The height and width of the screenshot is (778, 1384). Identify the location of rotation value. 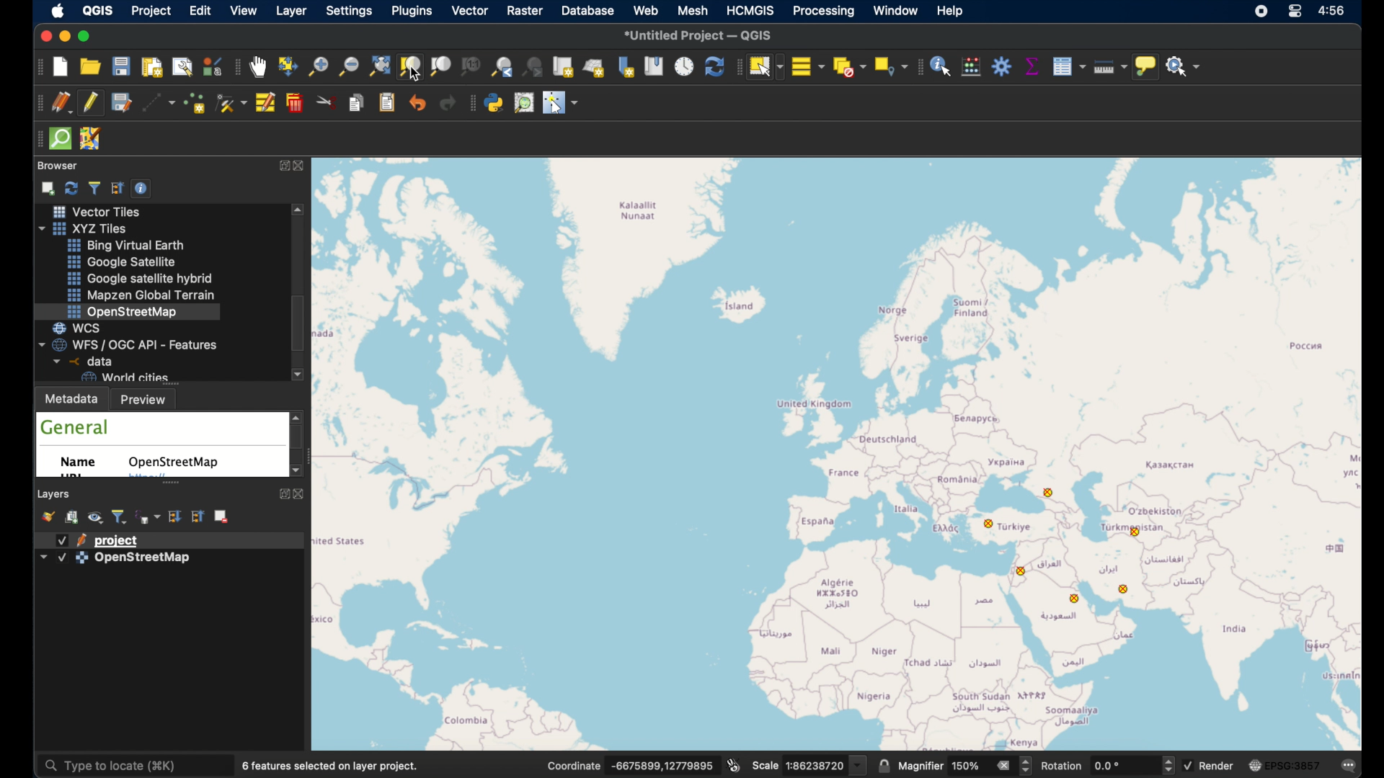
(1110, 765).